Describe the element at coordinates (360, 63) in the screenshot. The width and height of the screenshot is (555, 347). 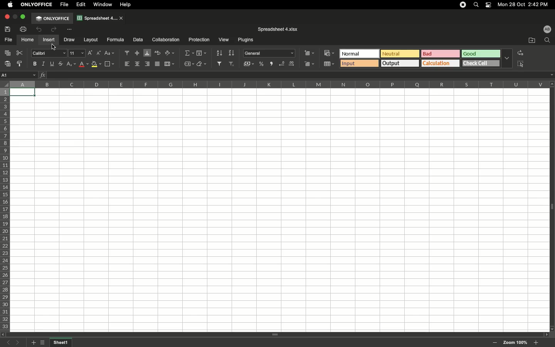
I see `Input` at that location.